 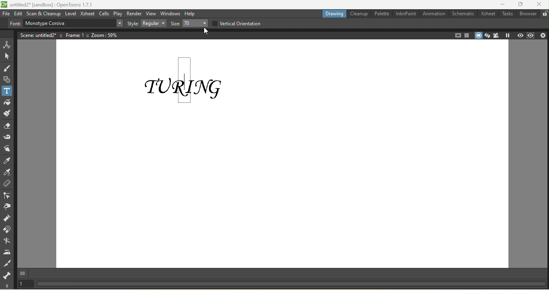 What do you see at coordinates (154, 24) in the screenshot?
I see `Drop down` at bounding box center [154, 24].